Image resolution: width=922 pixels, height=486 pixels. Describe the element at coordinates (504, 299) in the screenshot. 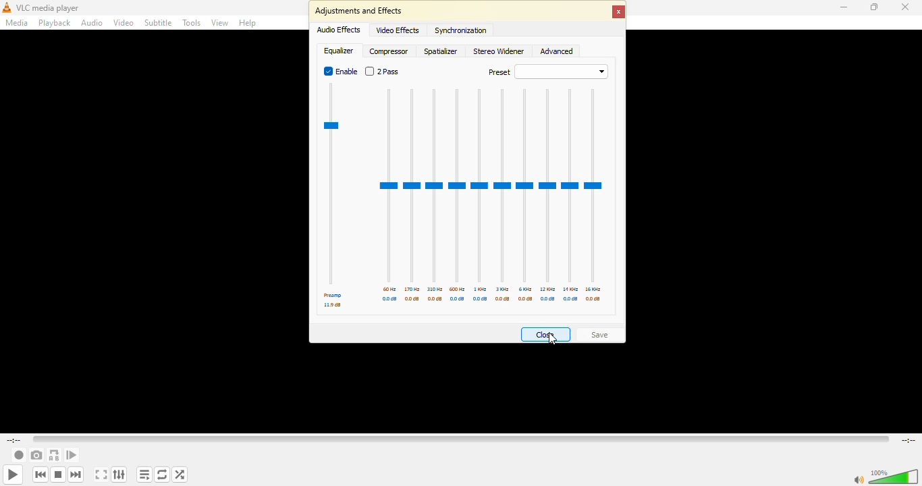

I see `db` at that location.